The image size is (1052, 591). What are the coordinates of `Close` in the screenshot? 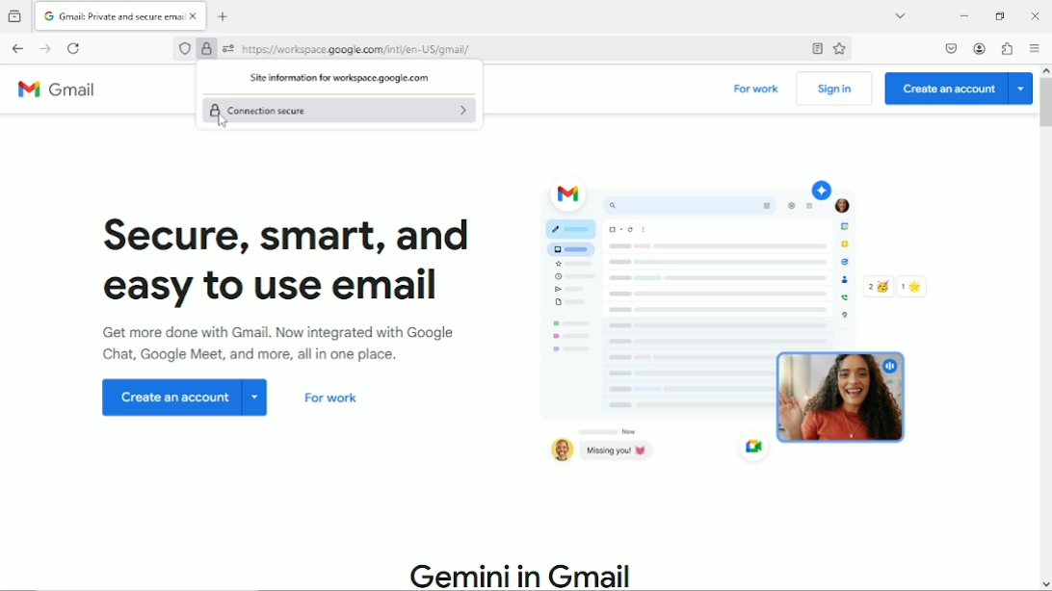 It's located at (1034, 13).